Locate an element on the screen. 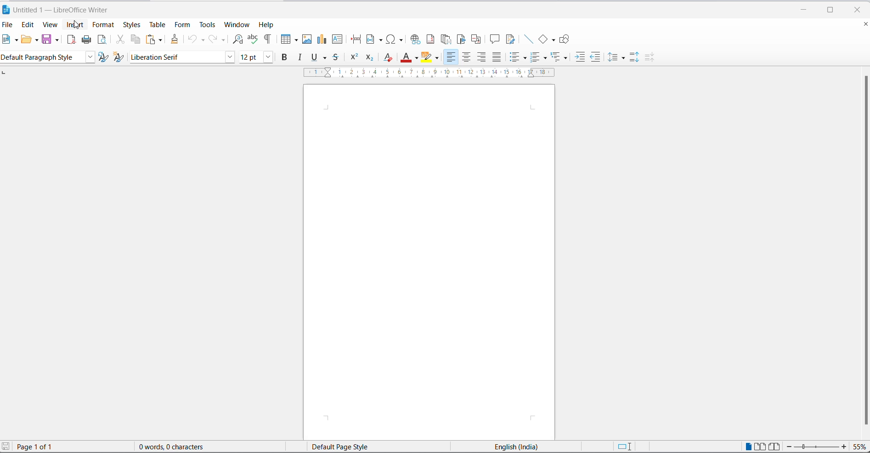  insert line is located at coordinates (528, 40).